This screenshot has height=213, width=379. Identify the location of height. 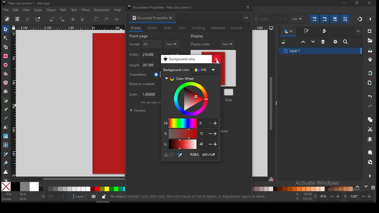
(144, 66).